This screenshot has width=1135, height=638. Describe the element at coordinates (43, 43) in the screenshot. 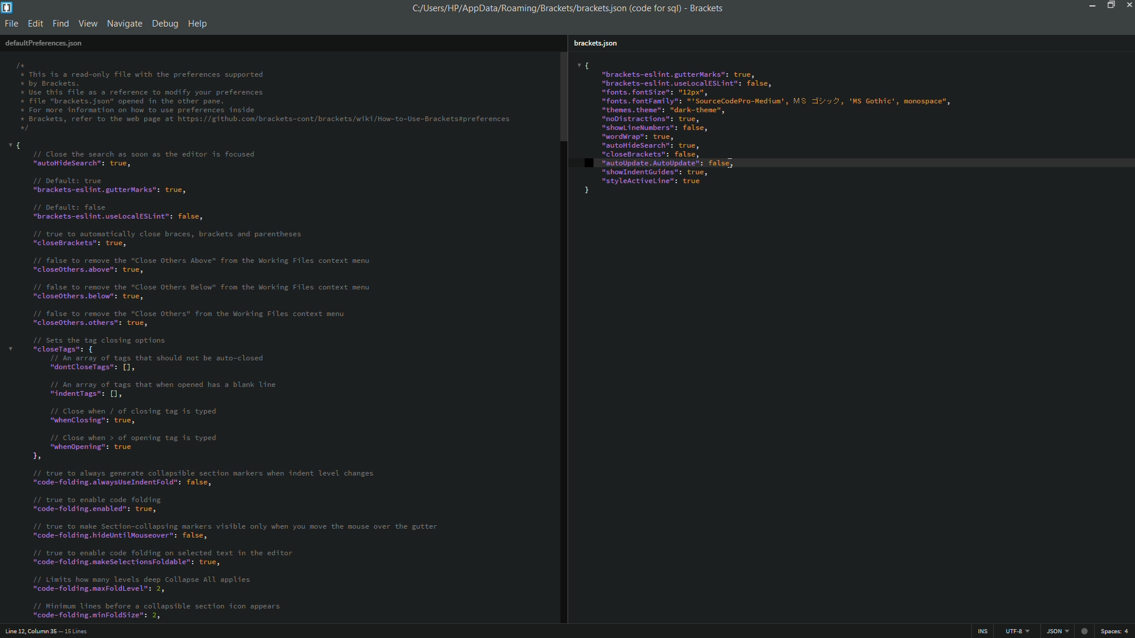

I see `defaultpreferences.json` at that location.